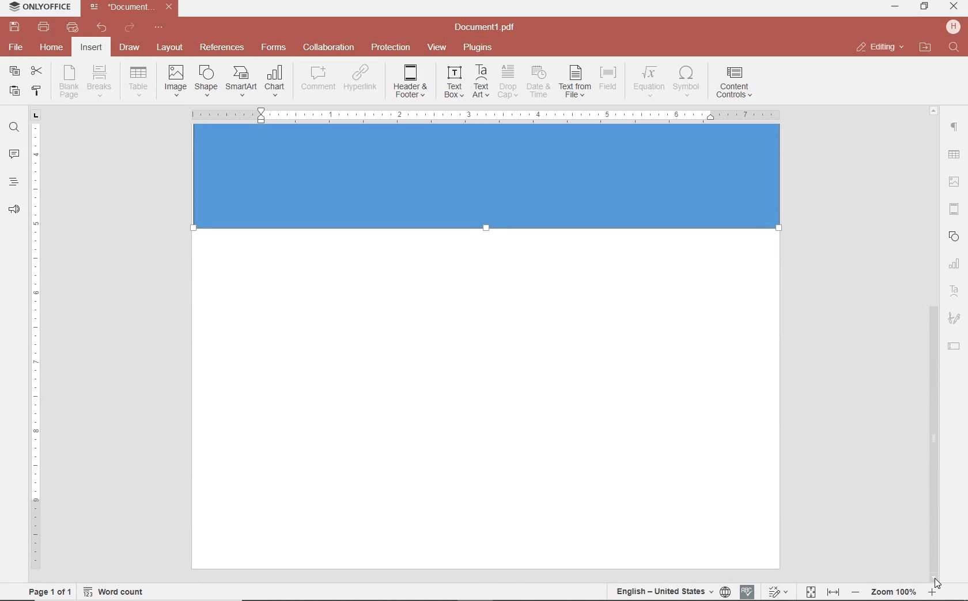 Image resolution: width=968 pixels, height=601 pixels. Describe the element at coordinates (480, 48) in the screenshot. I see `plugins` at that location.